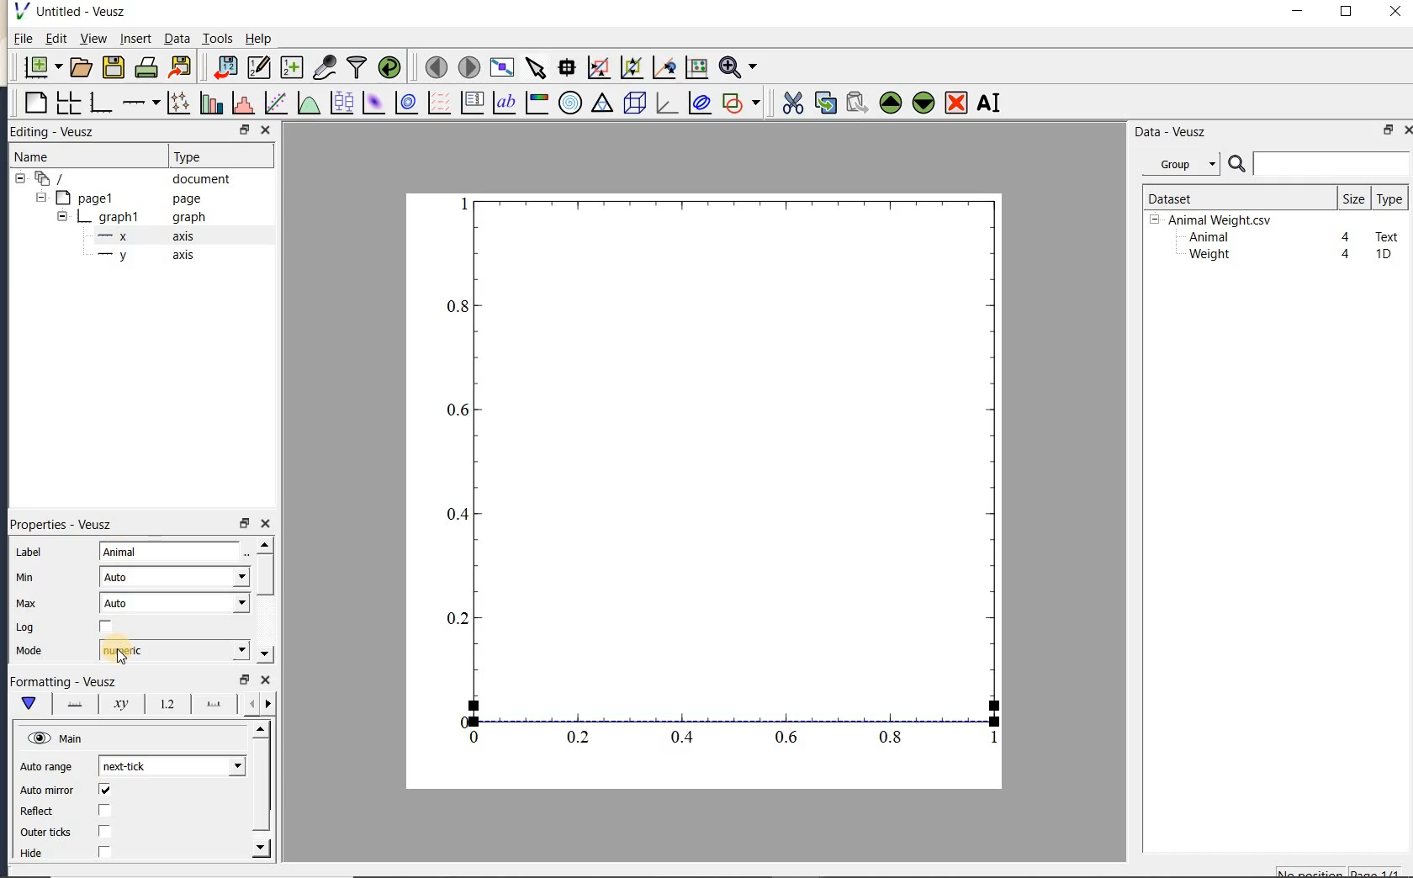 This screenshot has width=1413, height=878. Describe the element at coordinates (243, 680) in the screenshot. I see `restore` at that location.